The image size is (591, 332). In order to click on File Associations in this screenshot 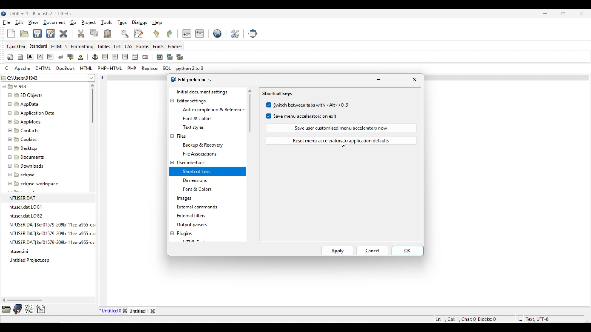, I will do `click(199, 154)`.